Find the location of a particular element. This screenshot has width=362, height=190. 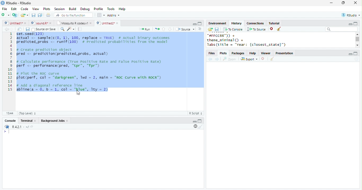

scroll up is located at coordinates (357, 34).